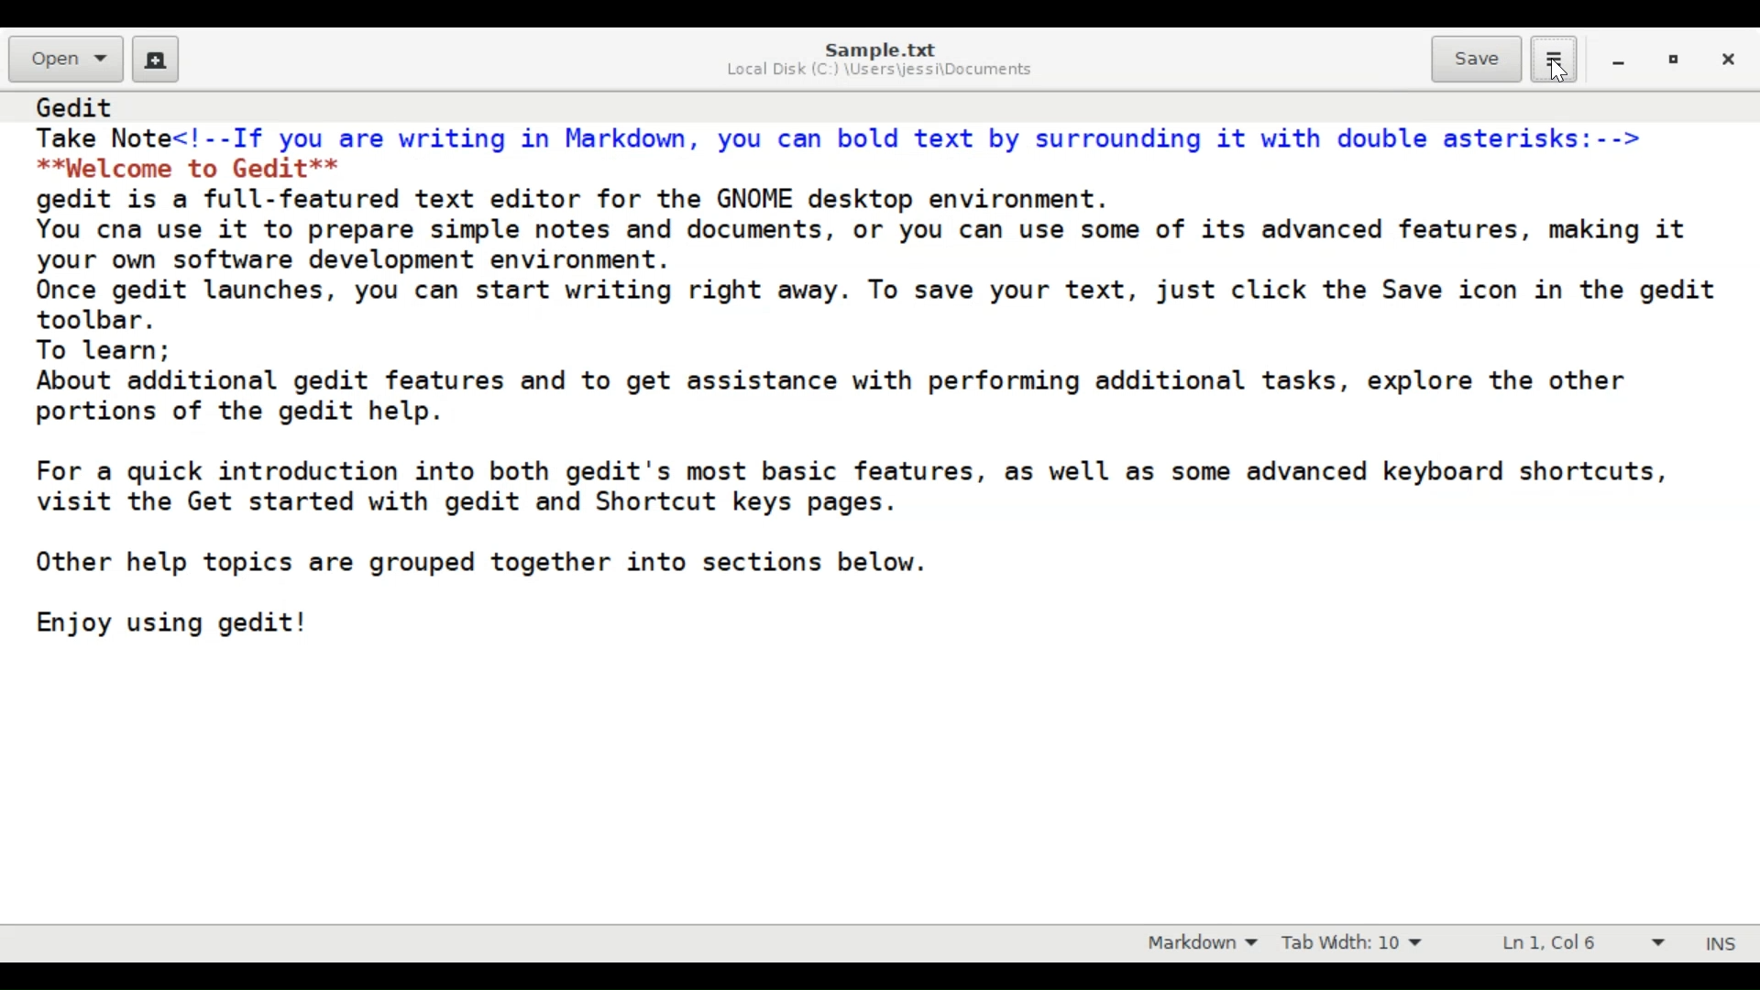  I want to click on minimize, so click(1620, 63).